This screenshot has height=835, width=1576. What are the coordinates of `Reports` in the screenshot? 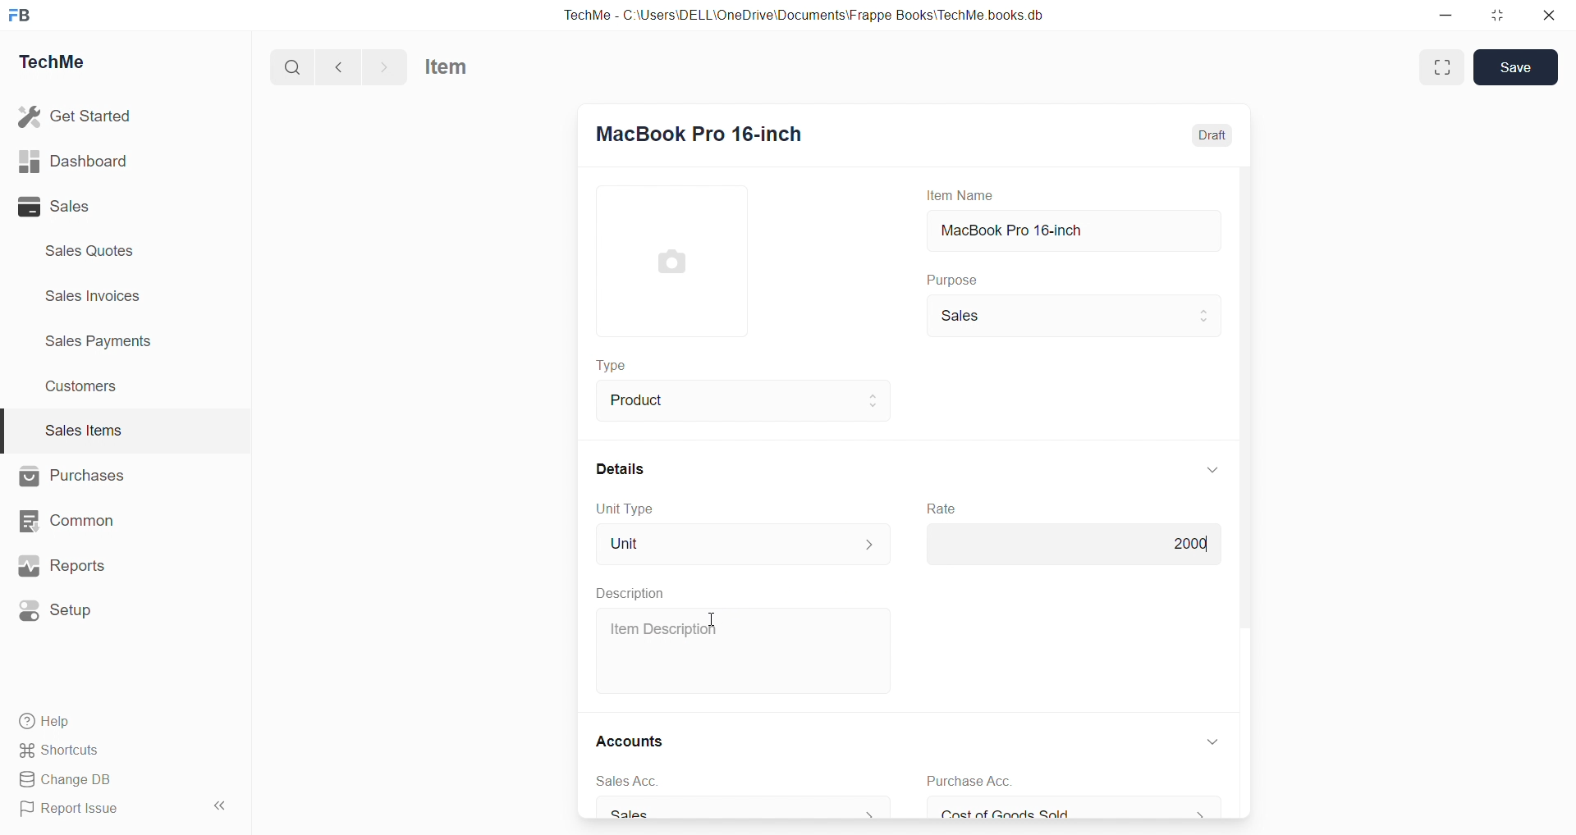 It's located at (63, 565).